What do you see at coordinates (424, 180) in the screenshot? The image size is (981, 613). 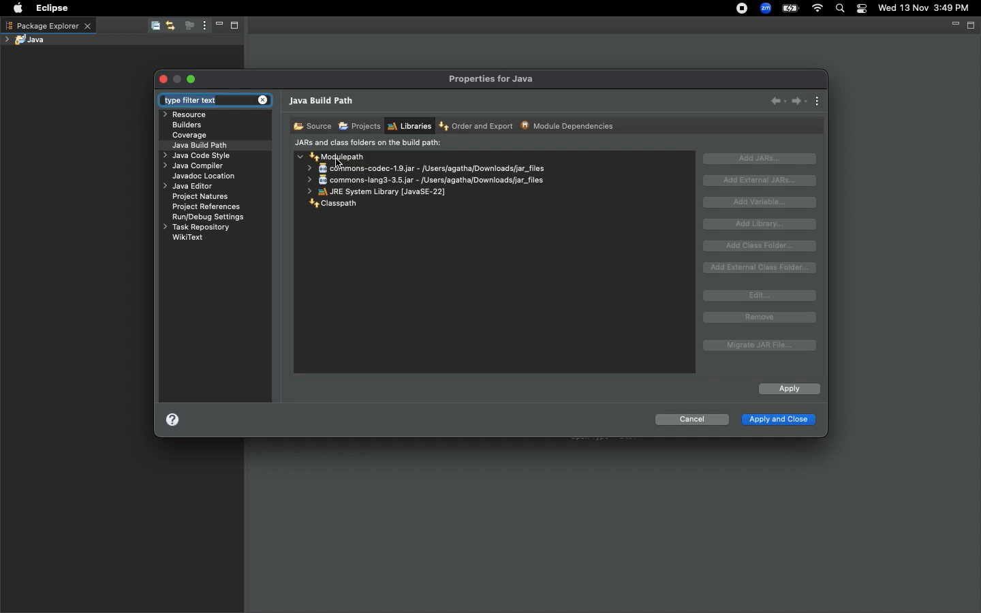 I see `commons-codec-1.9.jar - /users/agatha/Downloads/jar_files commons-lang3-3.5.jar - /Users/agatha/Downloads/jar_files JRE System Library [JavaSE-22]` at bounding box center [424, 180].